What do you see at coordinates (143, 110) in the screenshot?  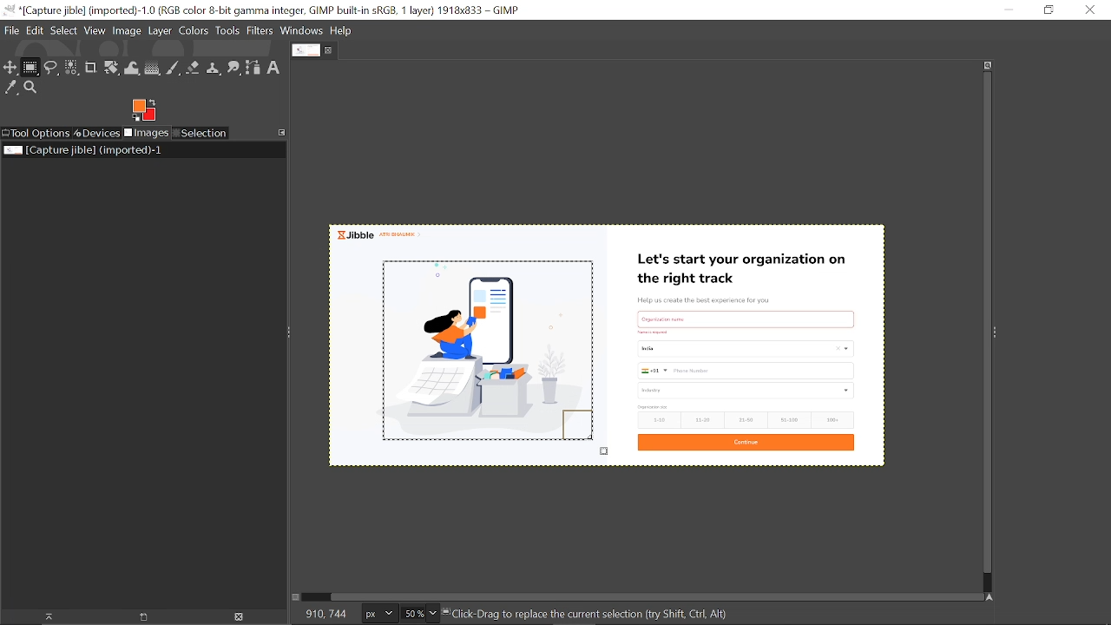 I see `Foreground tool` at bounding box center [143, 110].